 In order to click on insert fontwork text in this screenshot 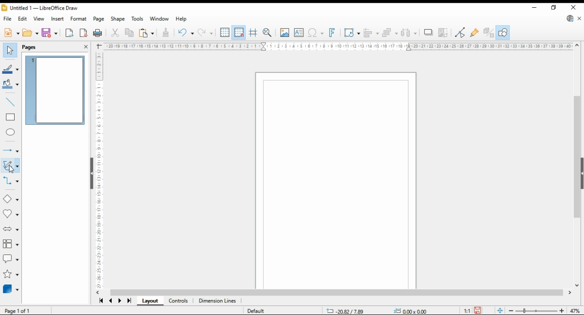, I will do `click(332, 33)`.